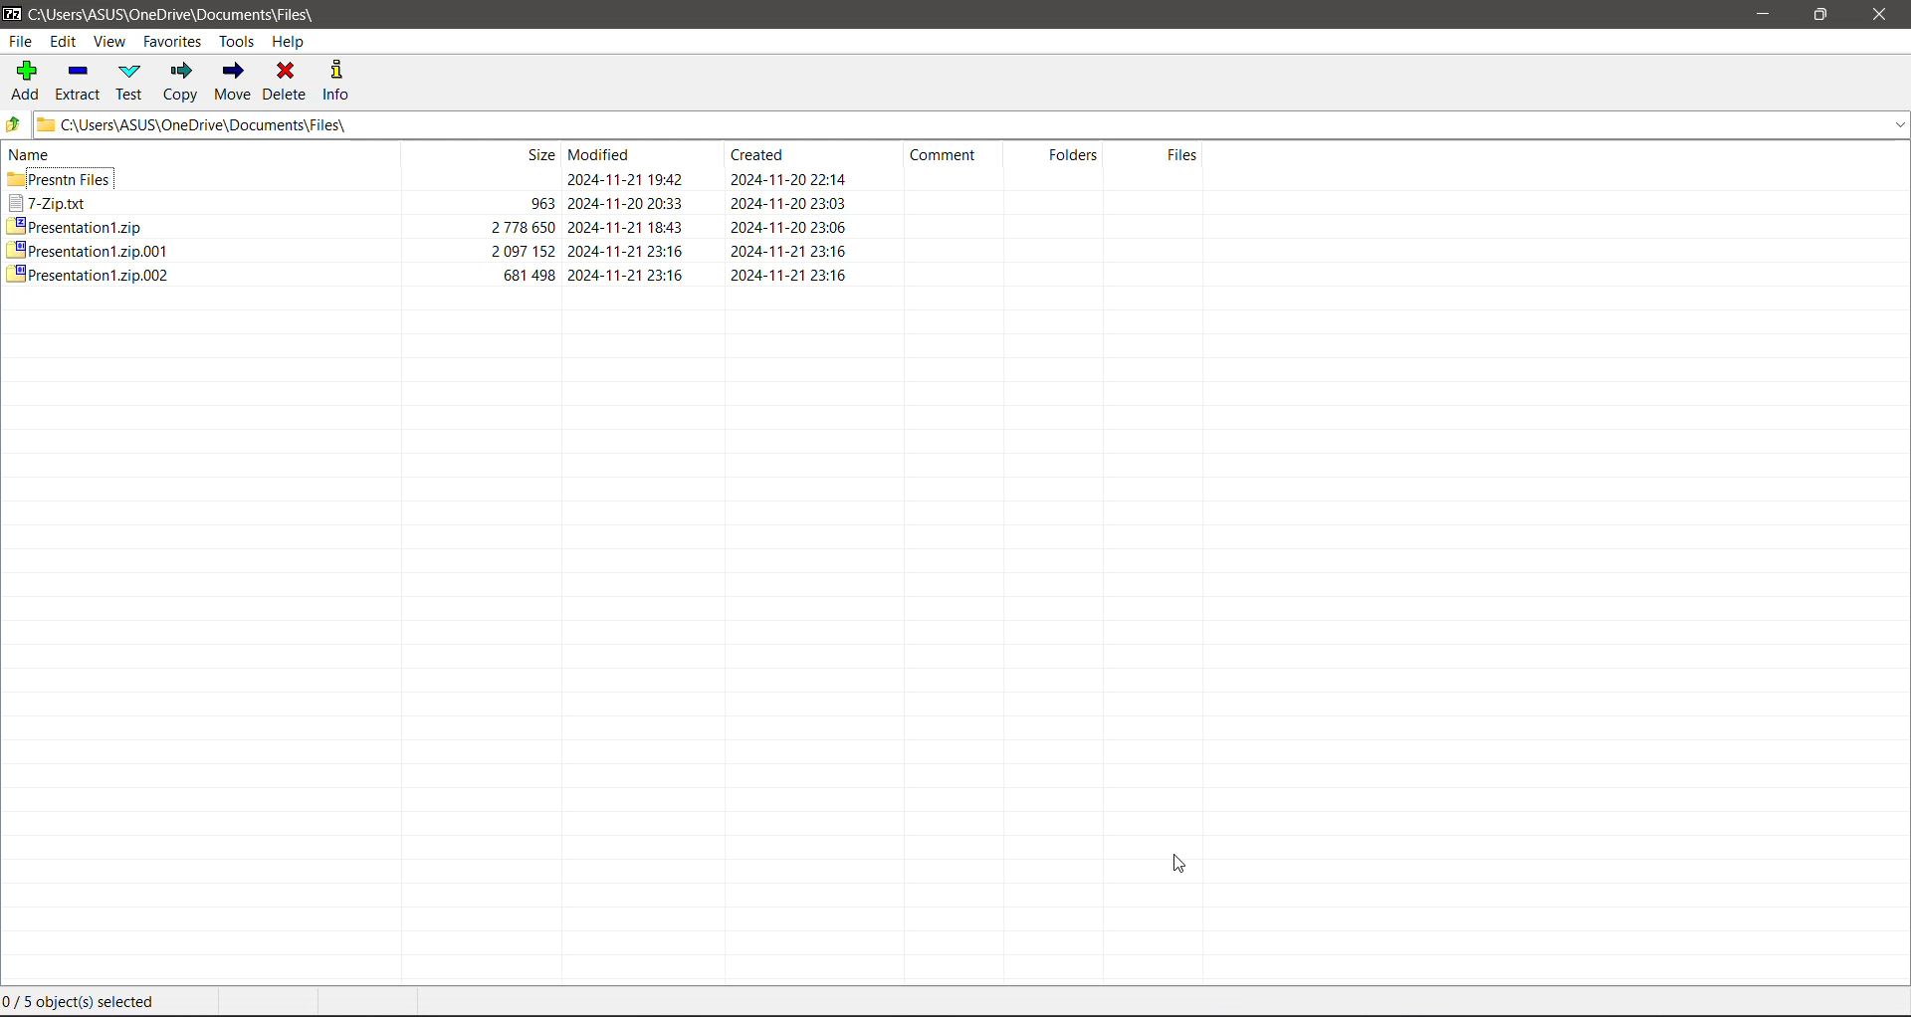 The image size is (1911, 1017). What do you see at coordinates (66, 179) in the screenshot?
I see `presntn files` at bounding box center [66, 179].